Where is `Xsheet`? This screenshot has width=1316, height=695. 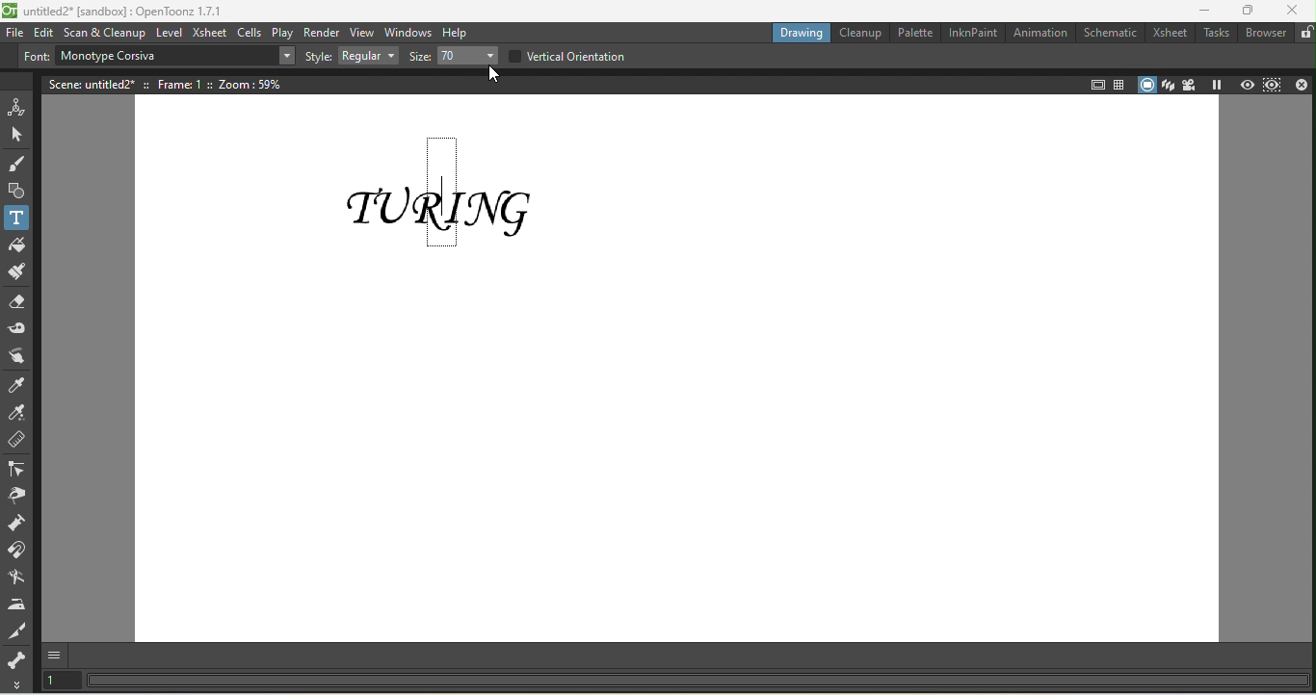
Xsheet is located at coordinates (1171, 33).